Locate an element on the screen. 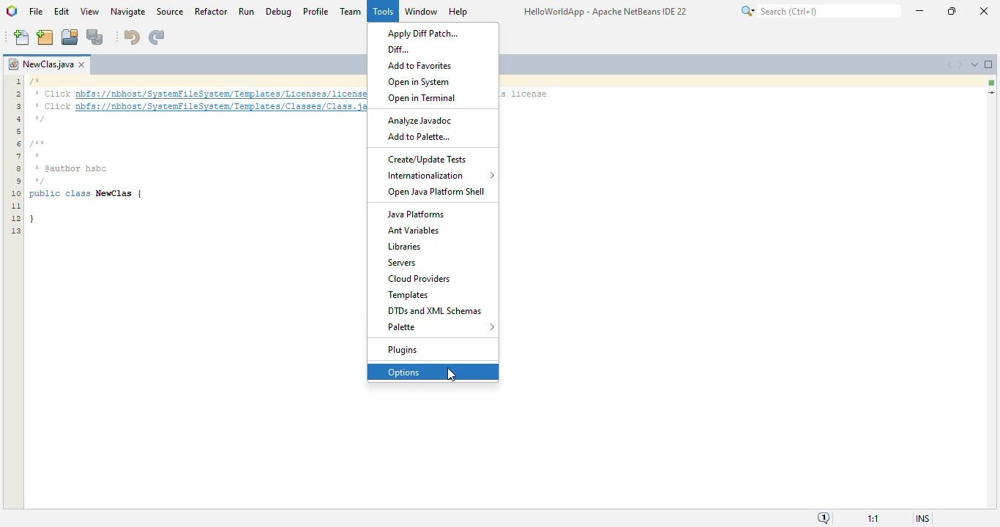  text is located at coordinates (528, 96).